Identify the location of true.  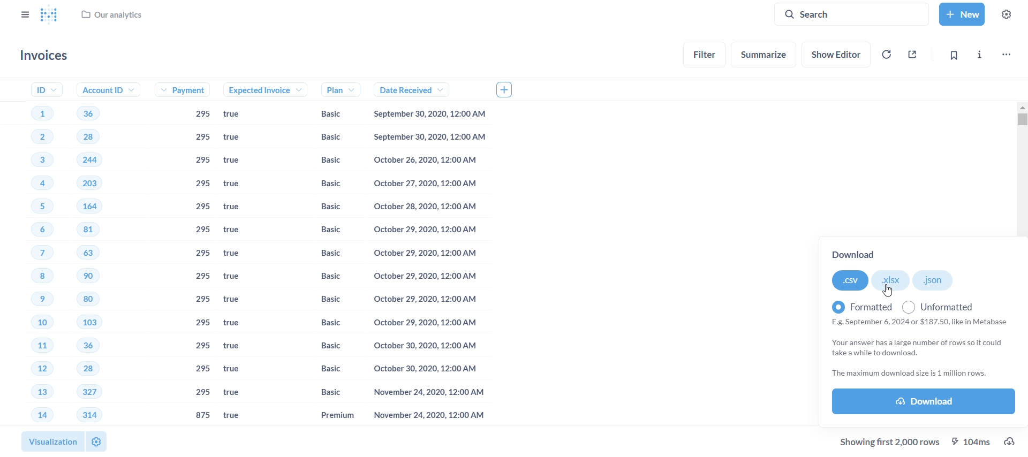
(237, 184).